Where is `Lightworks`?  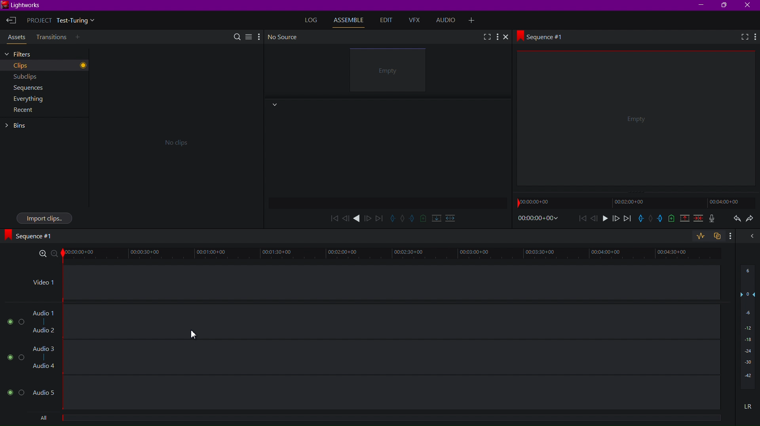
Lightworks is located at coordinates (24, 6).